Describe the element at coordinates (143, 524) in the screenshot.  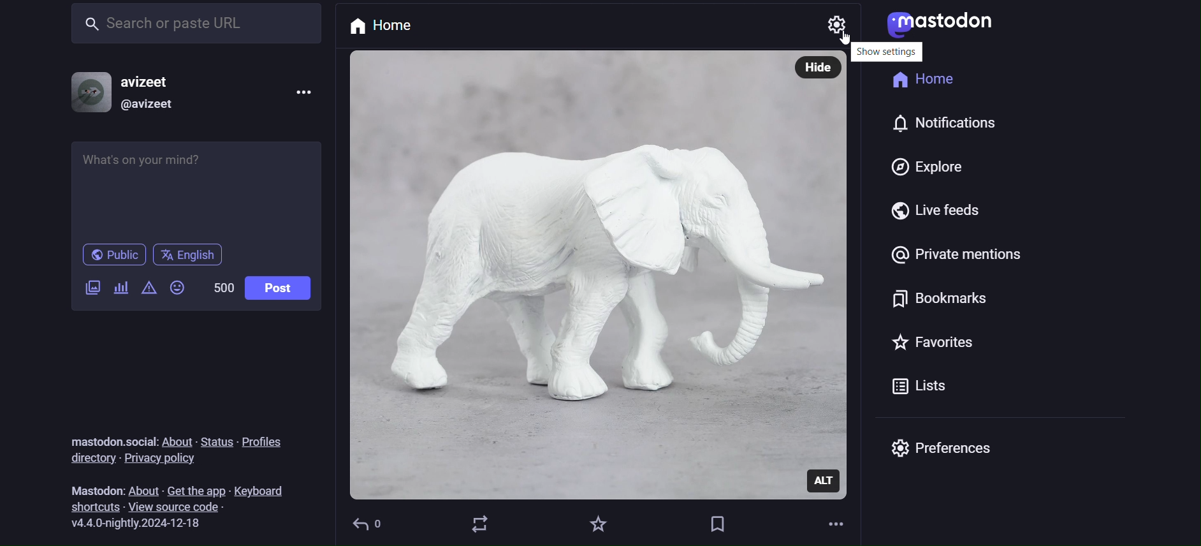
I see `v4.4.0-nightly.2024-12-18` at that location.